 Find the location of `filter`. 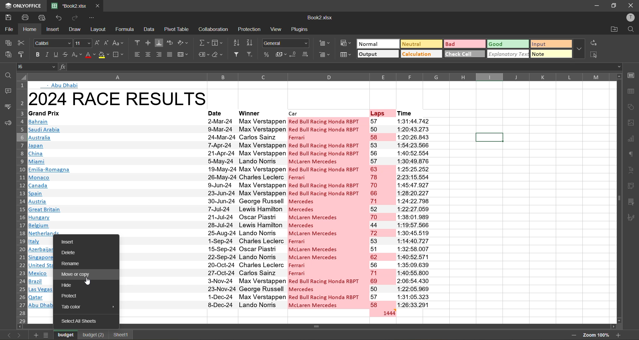

filter is located at coordinates (238, 55).